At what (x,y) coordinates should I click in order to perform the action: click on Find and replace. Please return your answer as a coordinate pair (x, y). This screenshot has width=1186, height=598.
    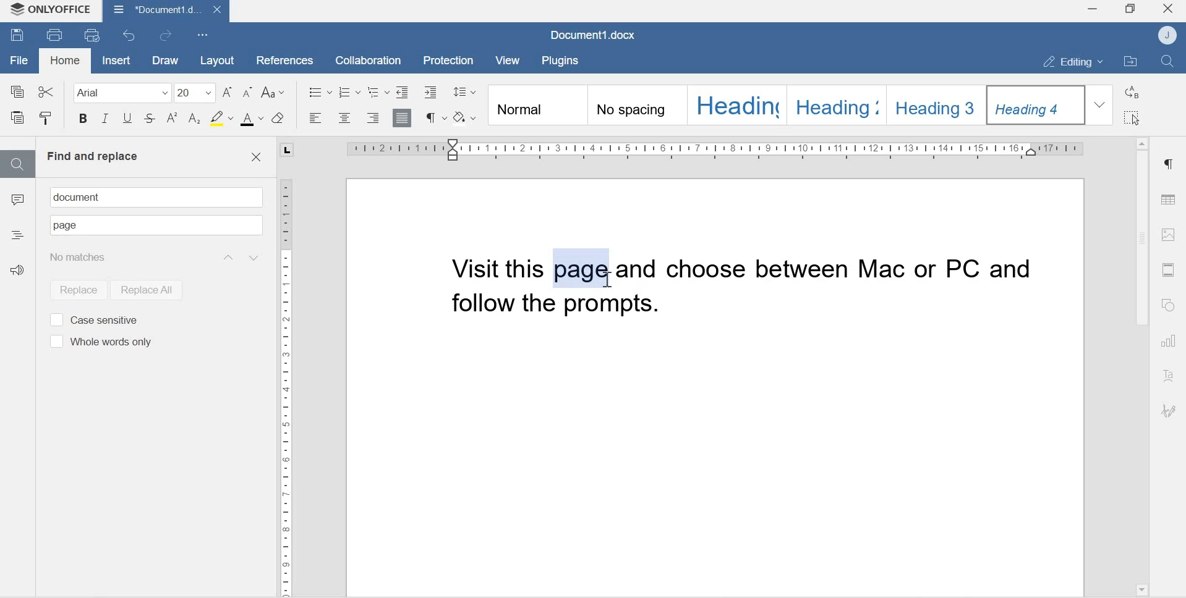
    Looking at the image, I should click on (92, 156).